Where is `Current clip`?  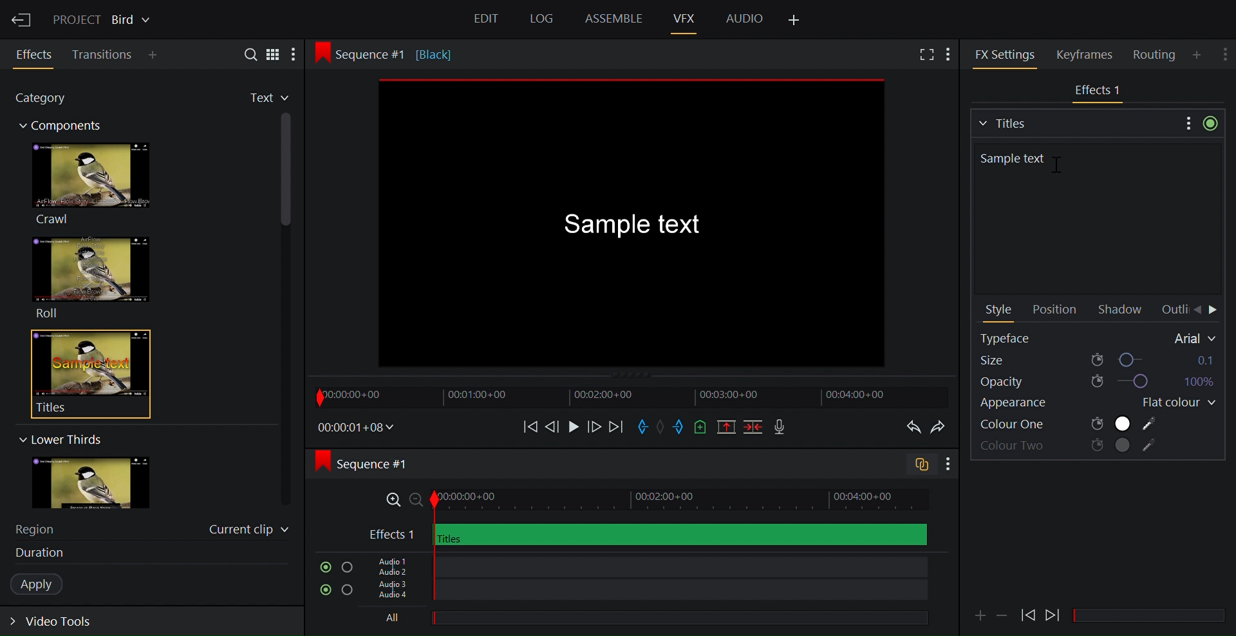
Current clip is located at coordinates (249, 532).